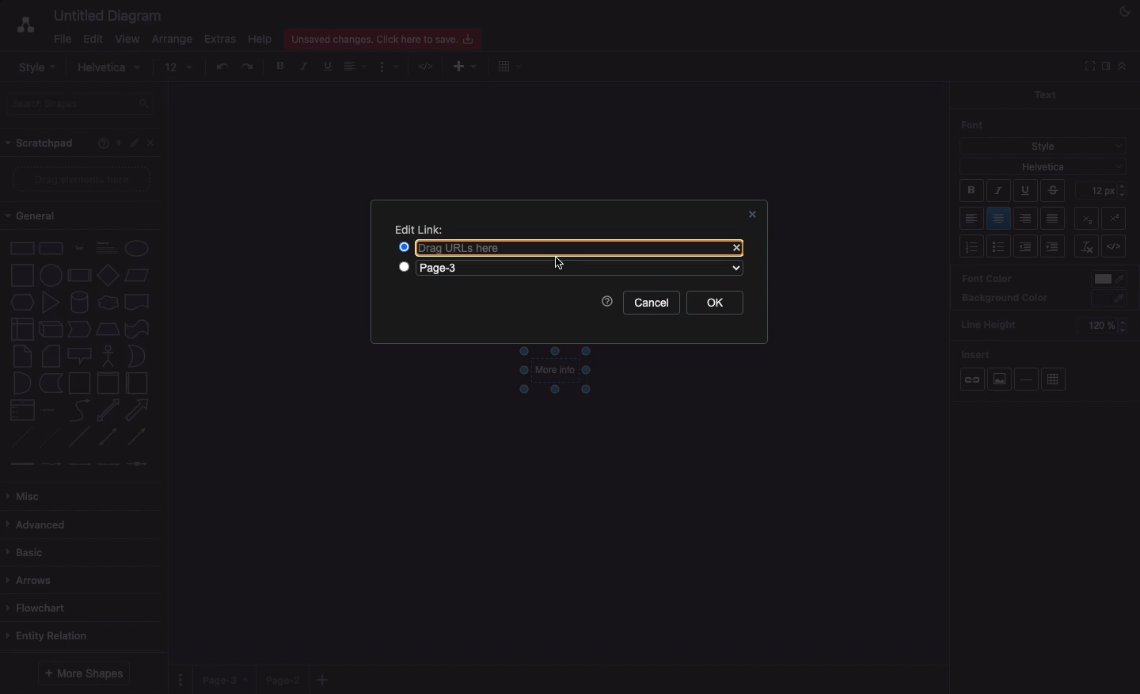 This screenshot has height=694, width=1140. What do you see at coordinates (32, 582) in the screenshot?
I see `Arrows` at bounding box center [32, 582].